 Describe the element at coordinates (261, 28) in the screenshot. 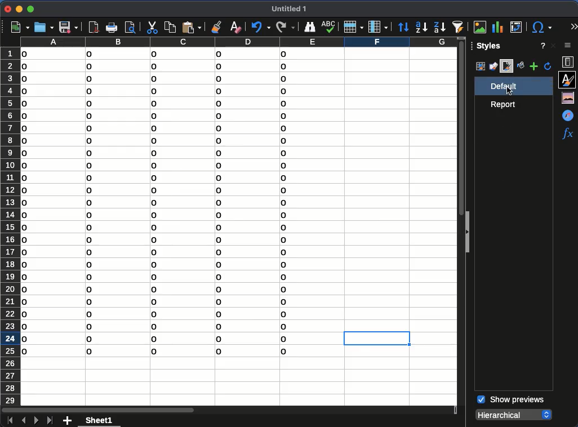

I see `undo` at that location.